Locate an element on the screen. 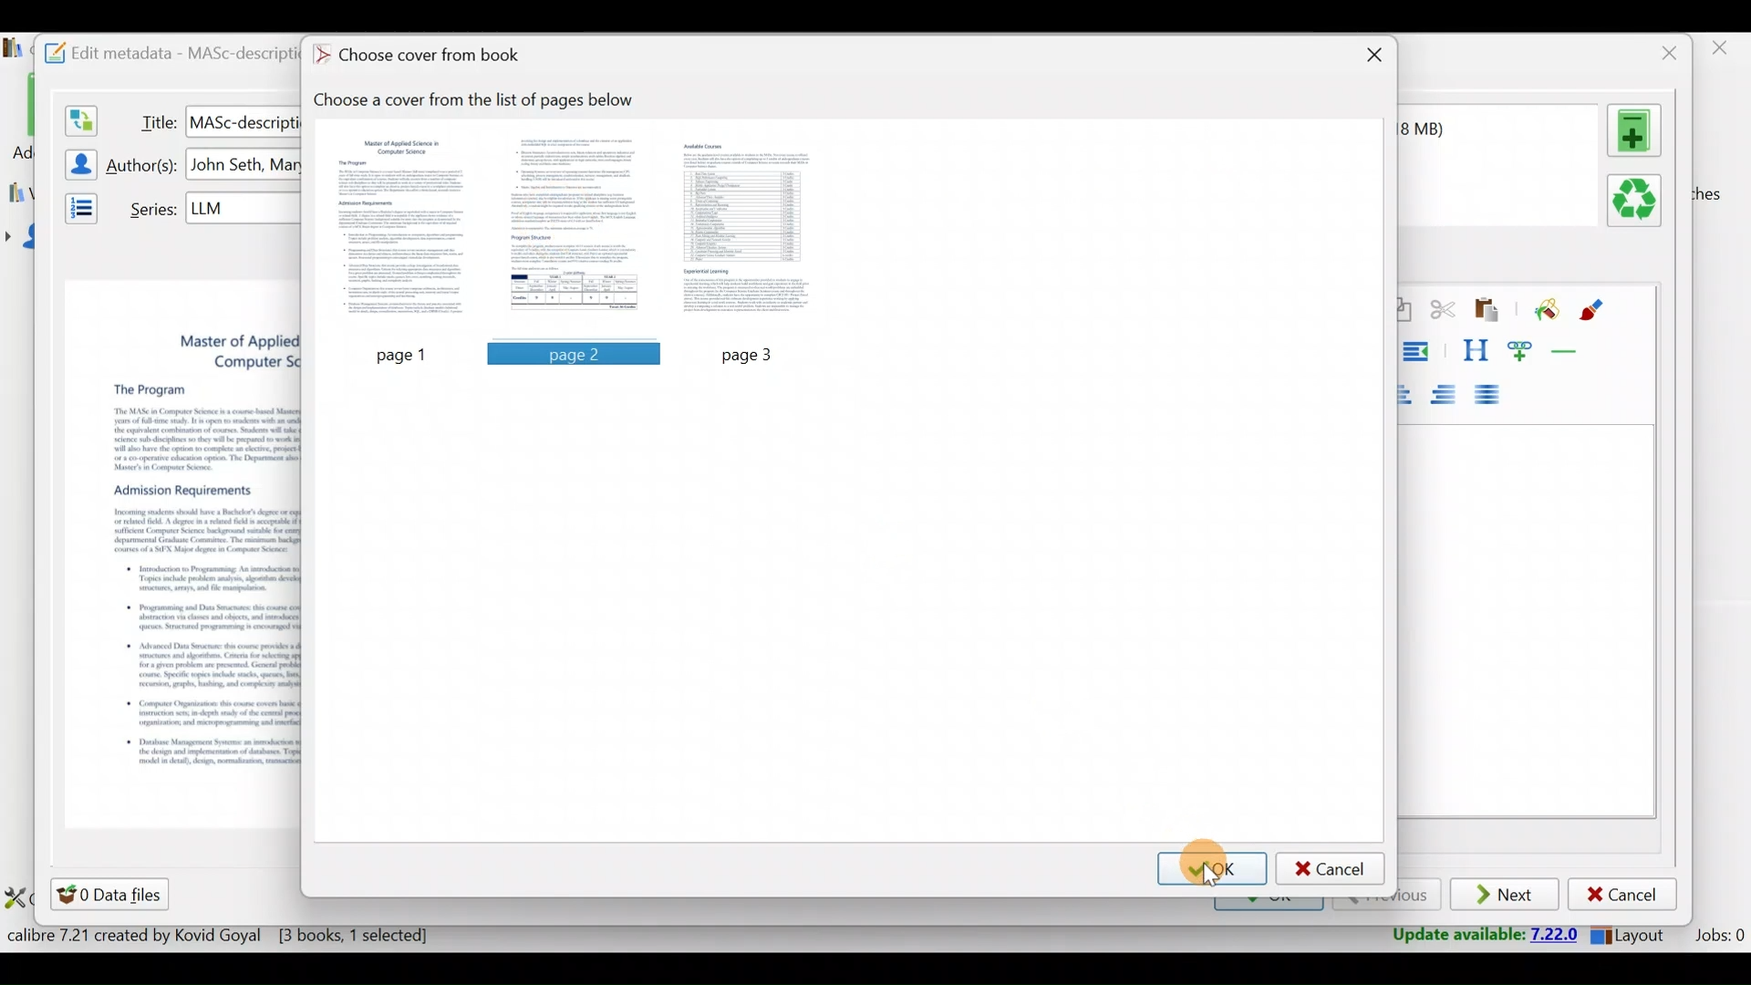 The image size is (1751, 985). Paste is located at coordinates (1490, 311).